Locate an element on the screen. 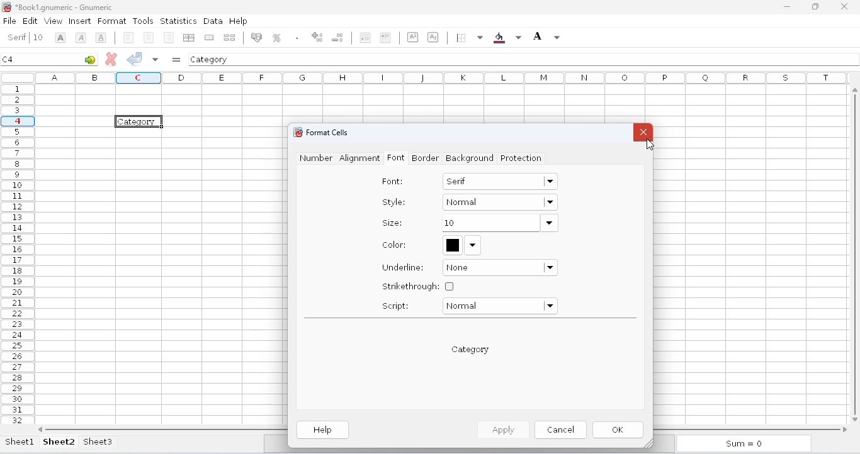  superscript is located at coordinates (436, 37).